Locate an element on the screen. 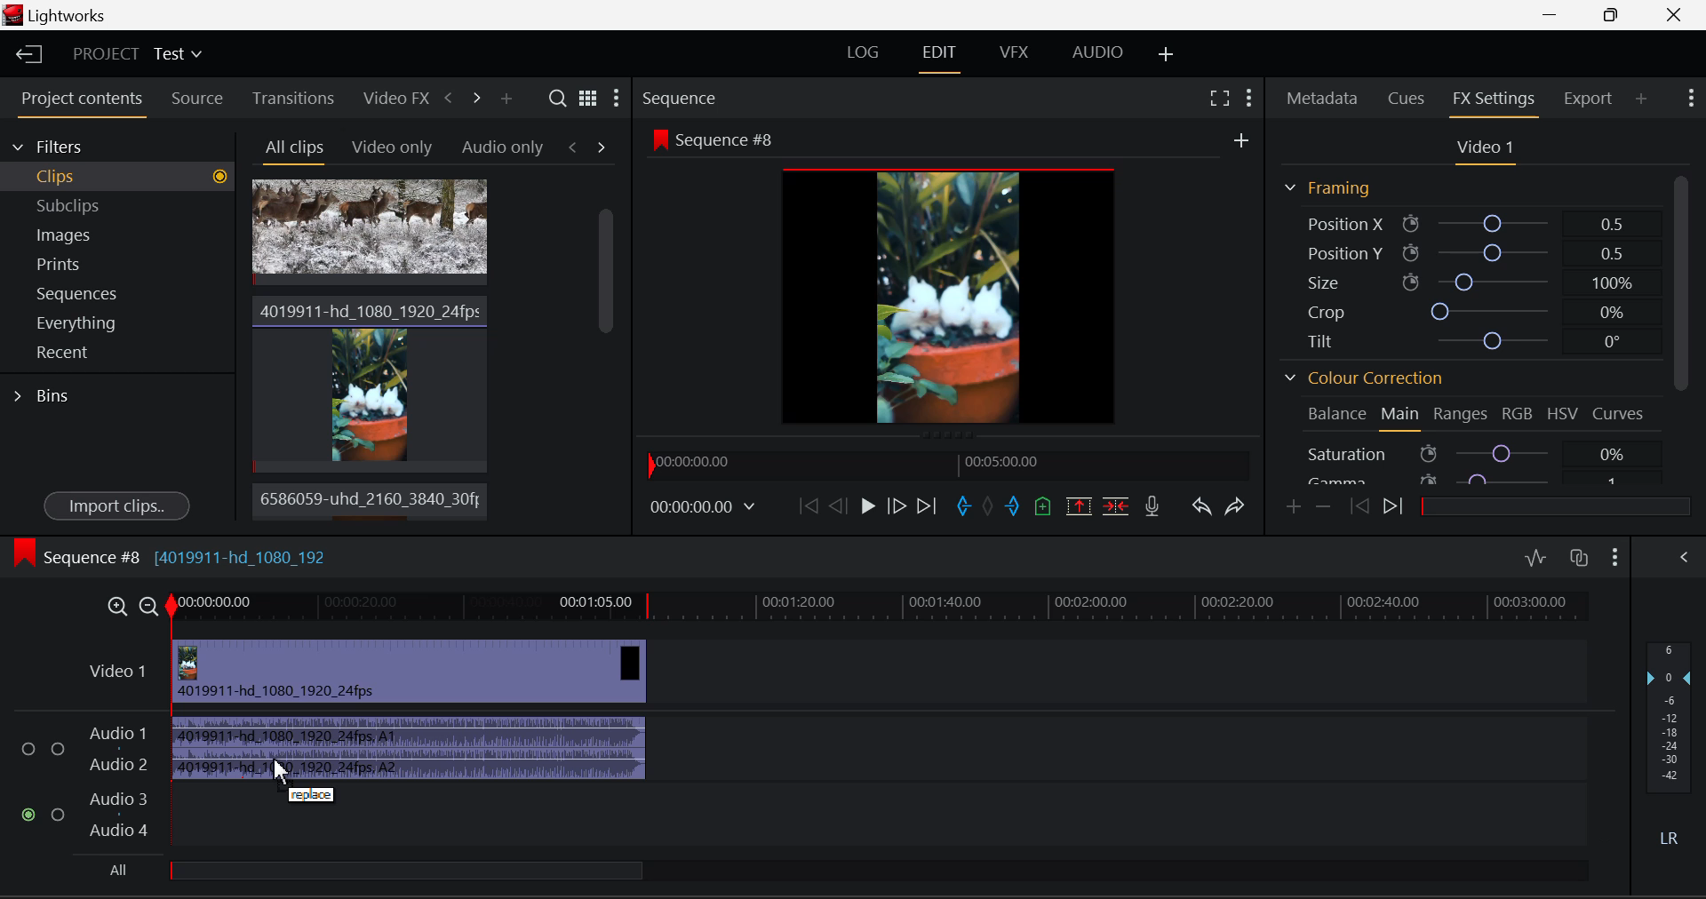  Sequences is located at coordinates (119, 292).